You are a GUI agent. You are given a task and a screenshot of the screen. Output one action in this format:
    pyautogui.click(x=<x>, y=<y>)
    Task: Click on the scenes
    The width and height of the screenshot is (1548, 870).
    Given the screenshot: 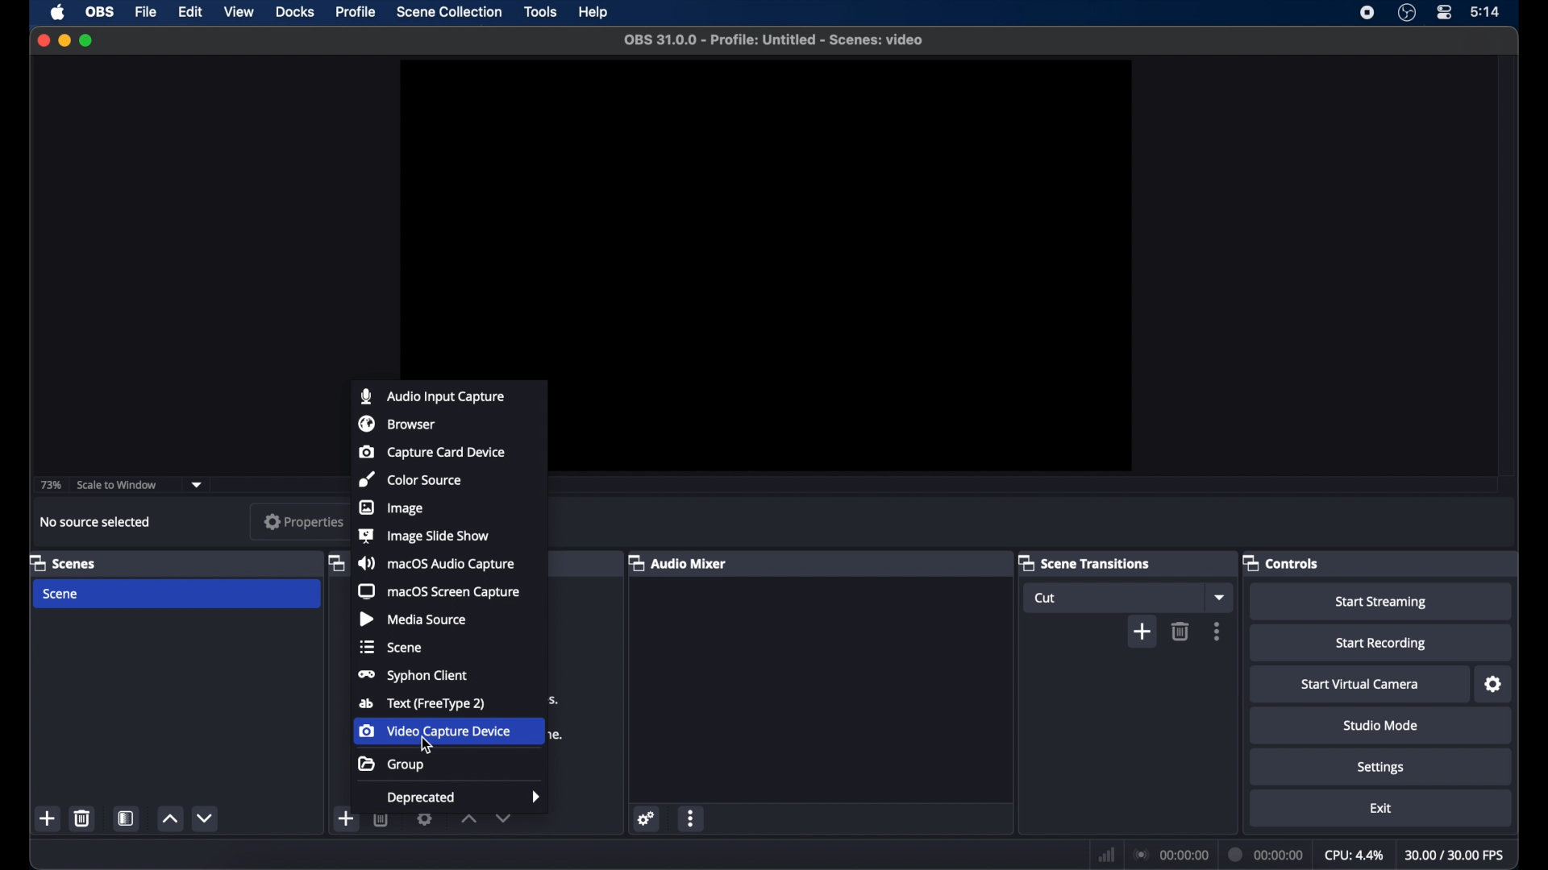 What is the action you would take?
    pyautogui.click(x=62, y=562)
    